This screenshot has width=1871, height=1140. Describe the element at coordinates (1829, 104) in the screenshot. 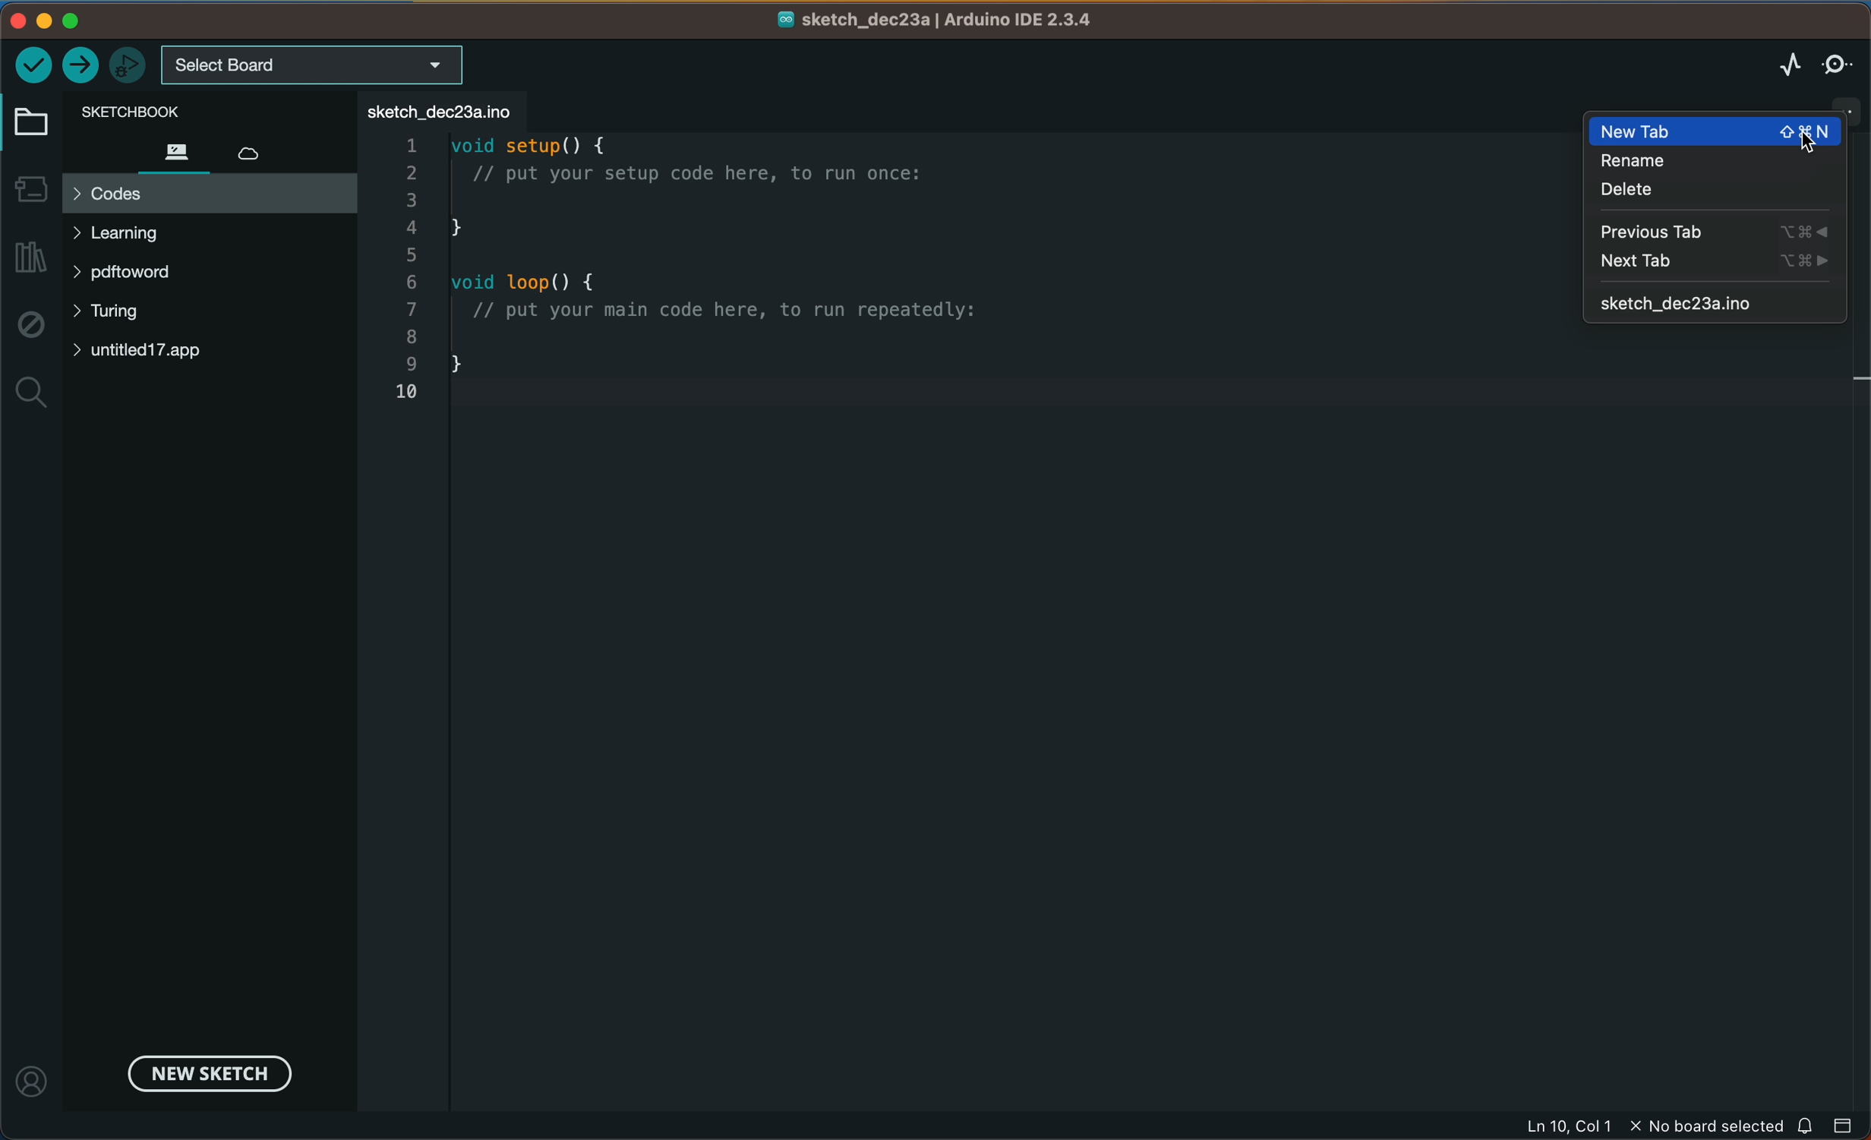

I see `file setting` at that location.